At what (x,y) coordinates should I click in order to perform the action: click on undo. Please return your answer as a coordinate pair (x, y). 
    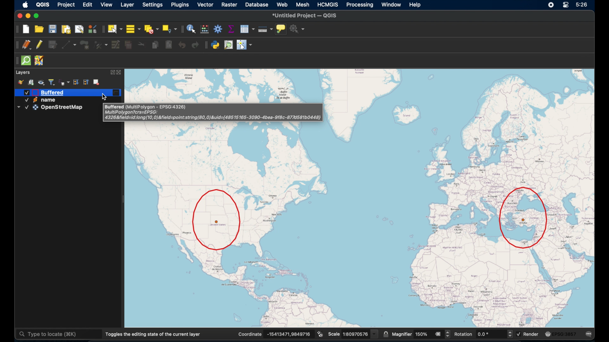
    Looking at the image, I should click on (182, 46).